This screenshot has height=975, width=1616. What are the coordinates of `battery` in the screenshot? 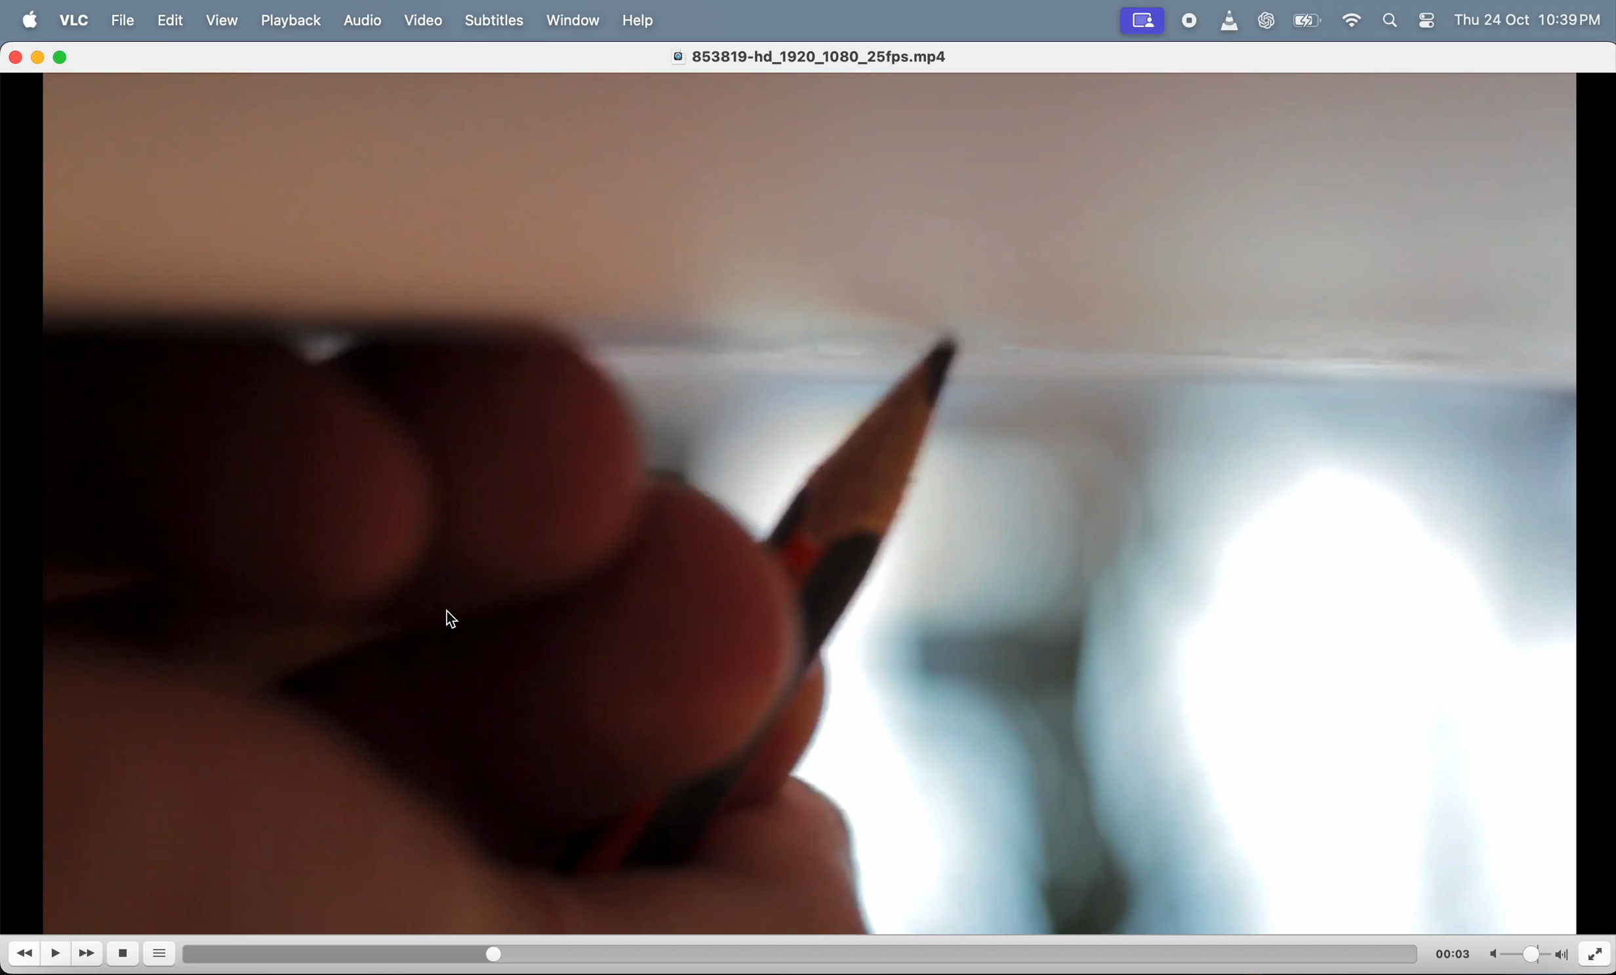 It's located at (1306, 22).